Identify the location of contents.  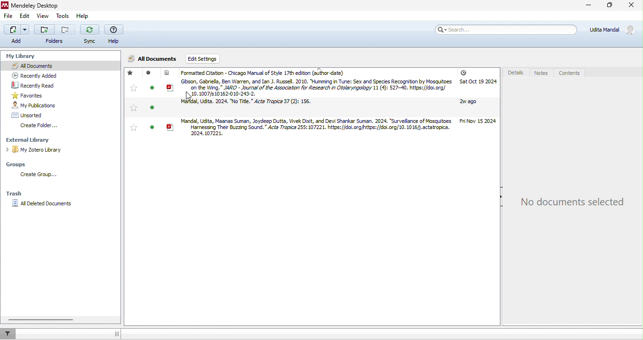
(572, 72).